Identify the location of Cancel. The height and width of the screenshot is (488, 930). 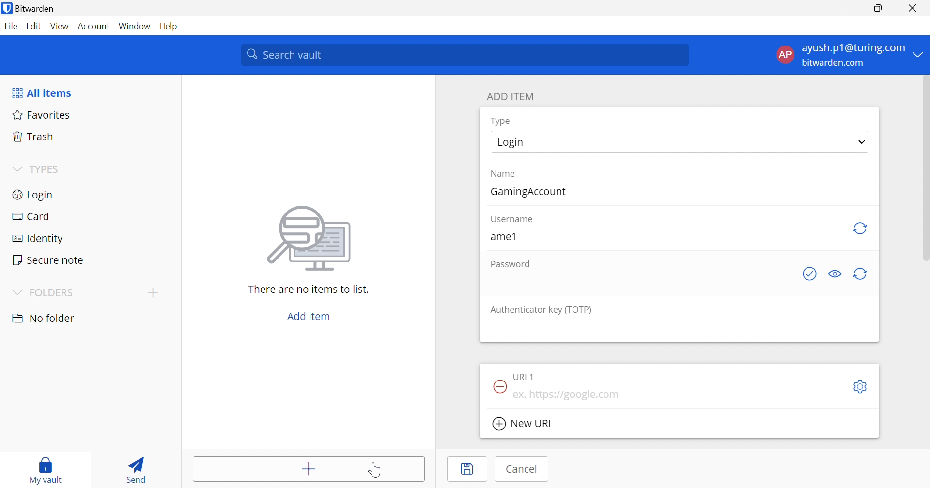
(520, 470).